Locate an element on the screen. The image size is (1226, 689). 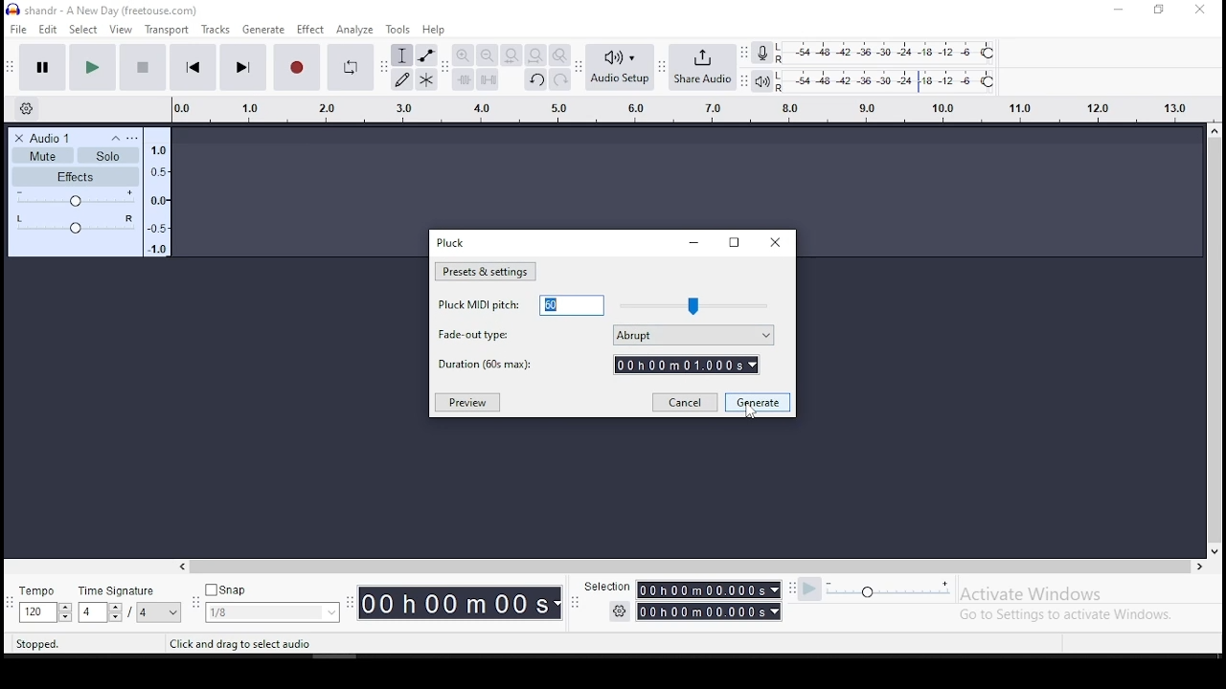
playback meter is located at coordinates (762, 79).